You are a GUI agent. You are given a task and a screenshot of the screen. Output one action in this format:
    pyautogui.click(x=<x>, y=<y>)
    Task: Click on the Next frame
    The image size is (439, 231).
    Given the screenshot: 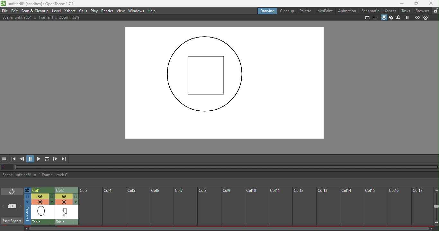 What is the action you would take?
    pyautogui.click(x=55, y=159)
    